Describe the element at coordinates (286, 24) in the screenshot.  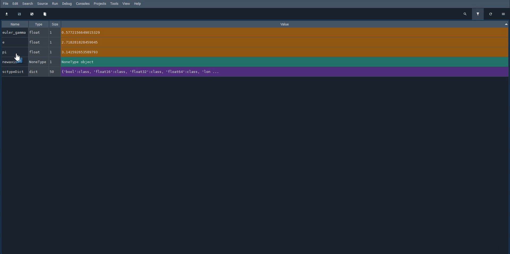
I see `Value` at that location.